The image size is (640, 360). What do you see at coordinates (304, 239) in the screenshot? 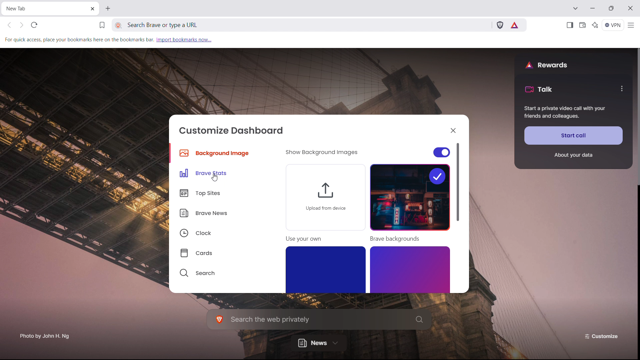
I see `Use your own` at bounding box center [304, 239].